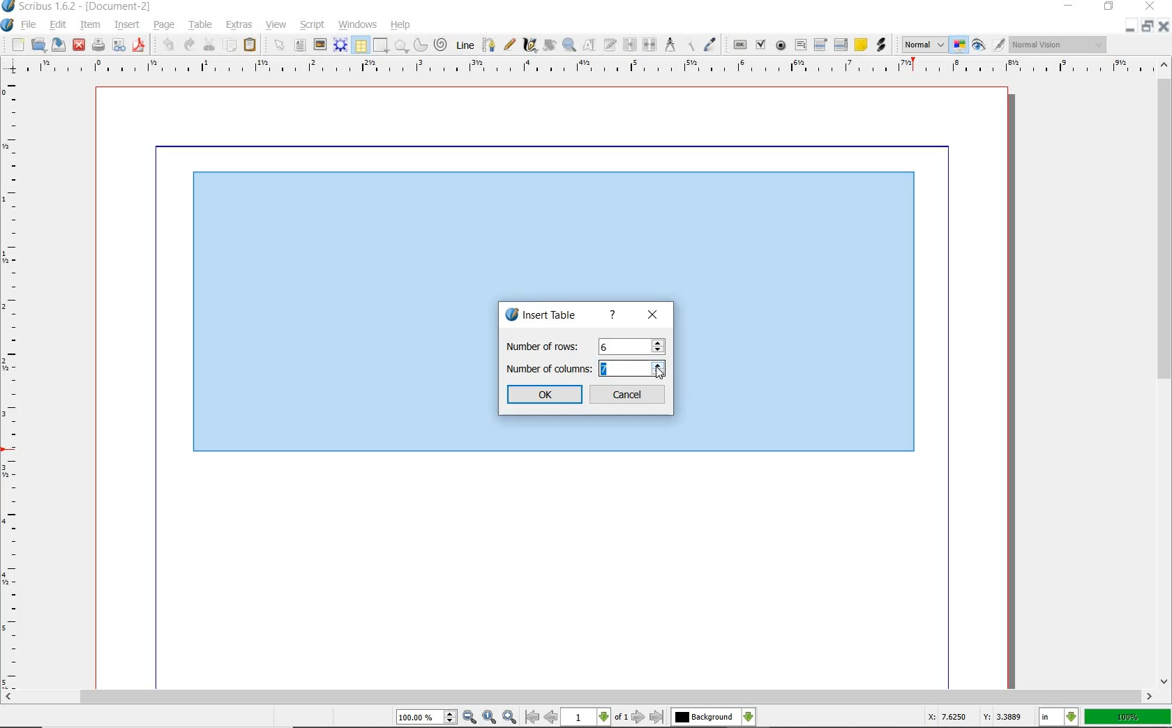 This screenshot has height=728, width=1172. What do you see at coordinates (587, 46) in the screenshot?
I see `edit contents of frame` at bounding box center [587, 46].